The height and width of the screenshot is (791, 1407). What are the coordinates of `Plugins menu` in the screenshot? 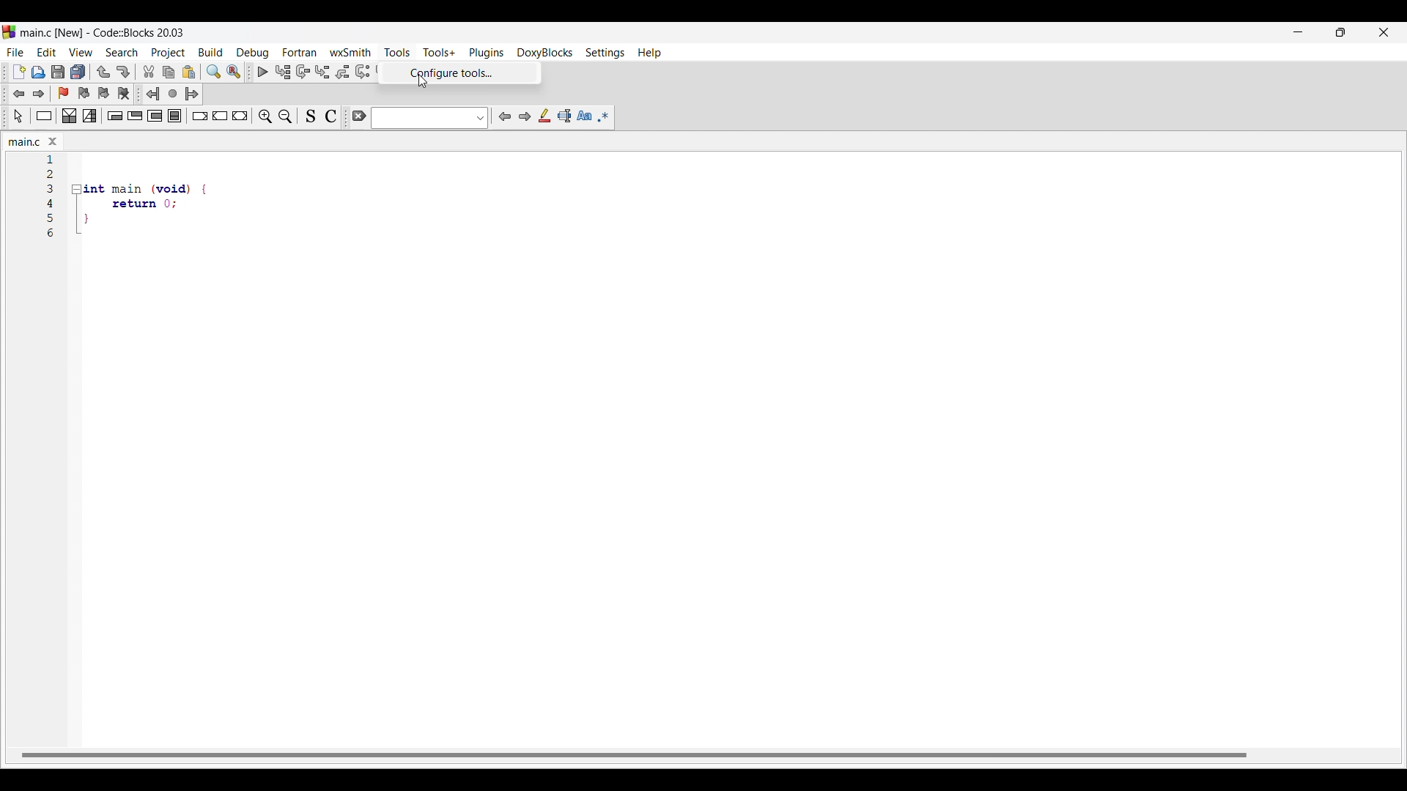 It's located at (487, 53).